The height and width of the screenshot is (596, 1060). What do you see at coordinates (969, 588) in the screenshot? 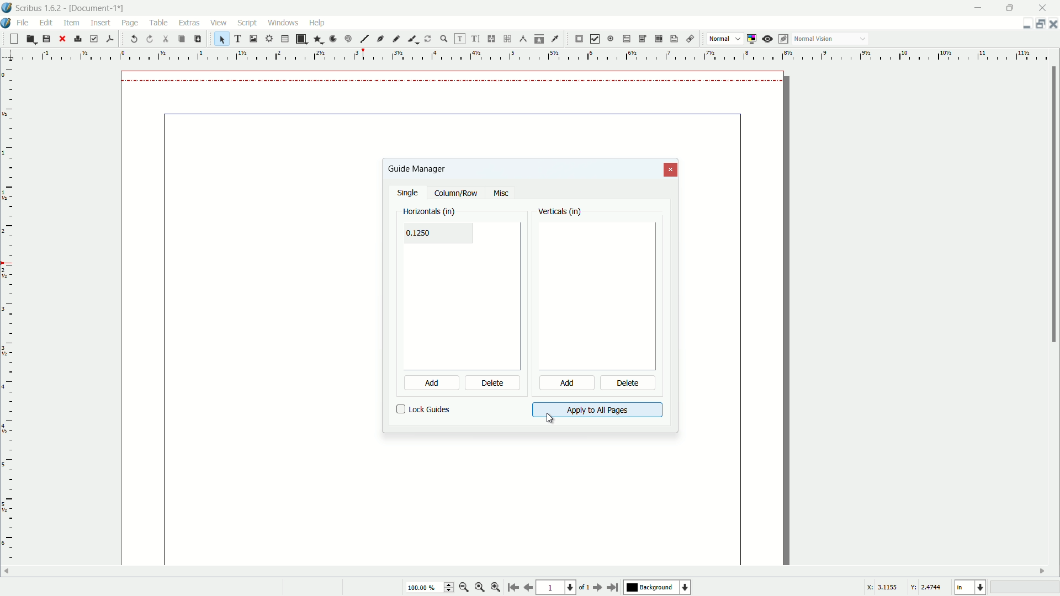
I see `select current unit` at bounding box center [969, 588].